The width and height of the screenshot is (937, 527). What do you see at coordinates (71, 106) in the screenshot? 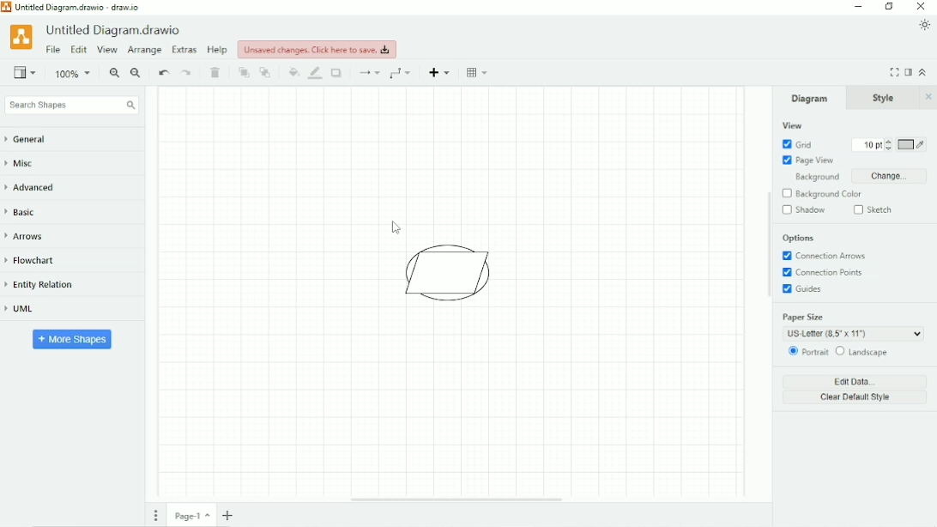
I see `Search shapes` at bounding box center [71, 106].